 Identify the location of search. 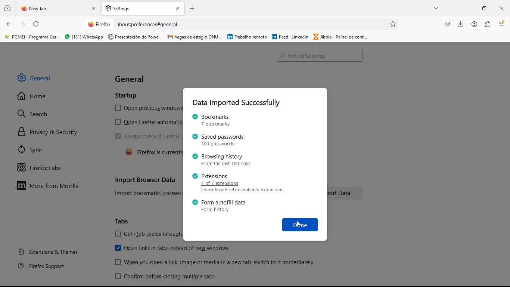
(35, 115).